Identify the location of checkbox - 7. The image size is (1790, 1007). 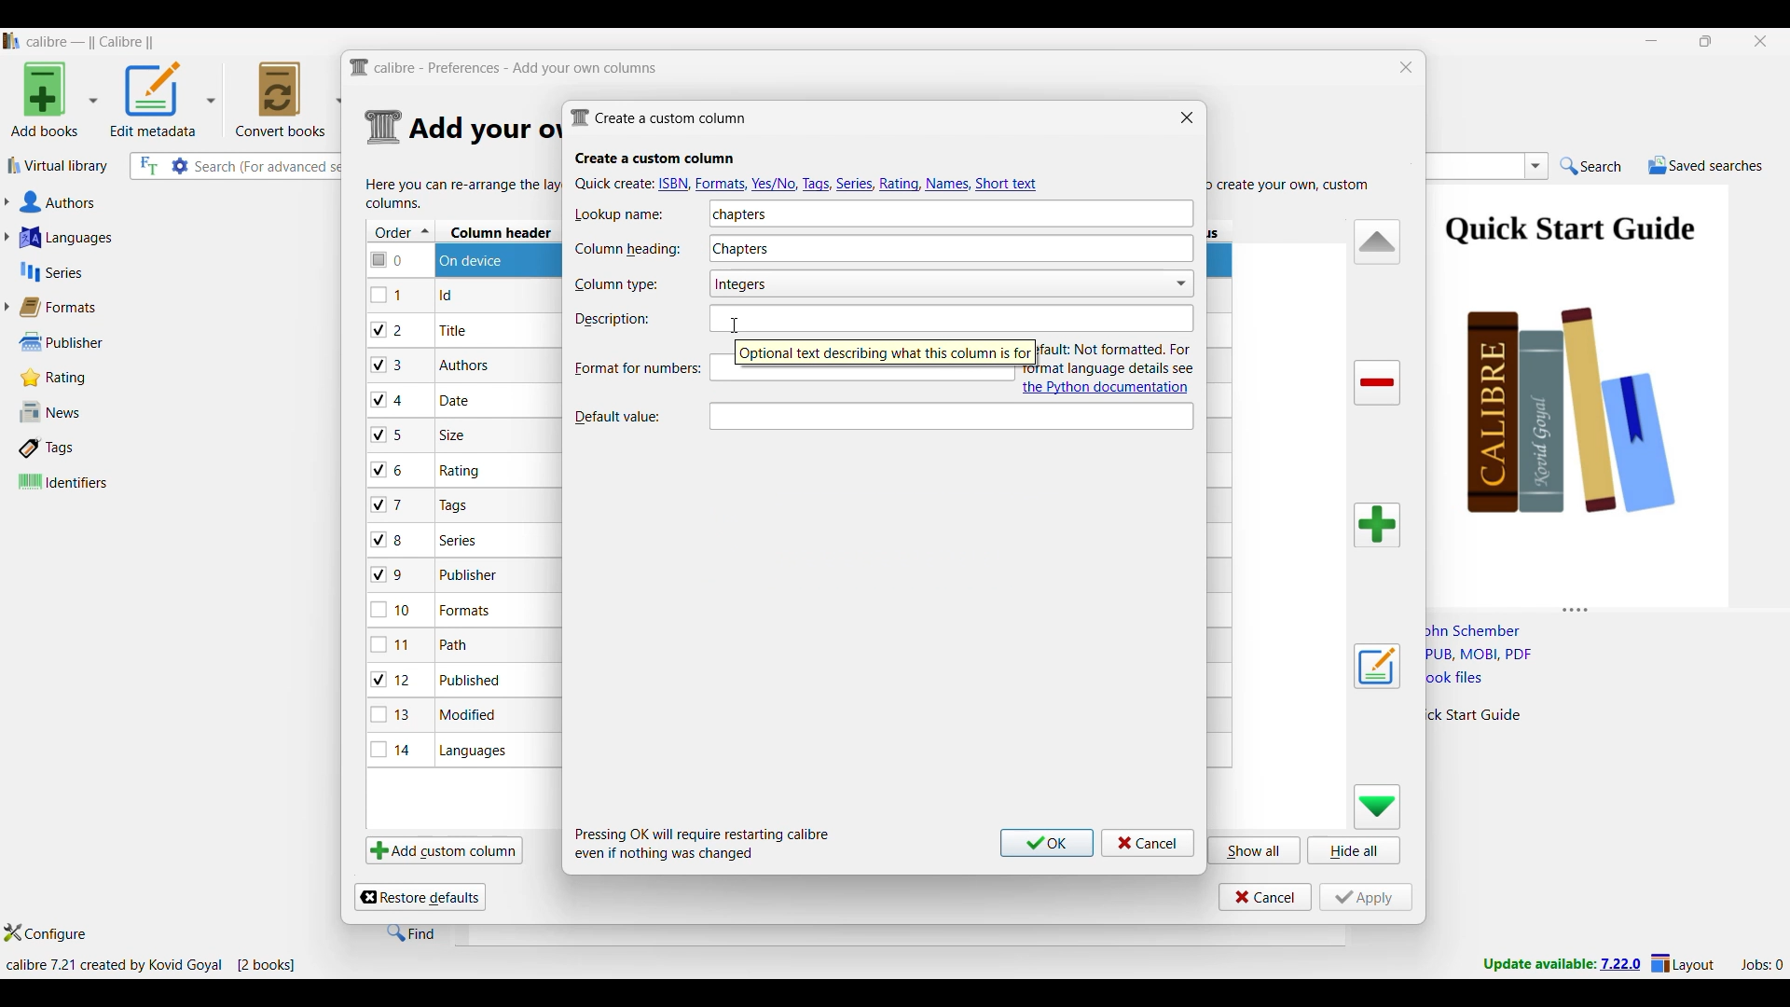
(390, 504).